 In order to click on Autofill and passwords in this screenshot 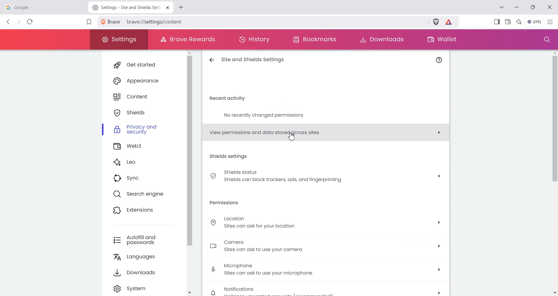, I will do `click(145, 240)`.